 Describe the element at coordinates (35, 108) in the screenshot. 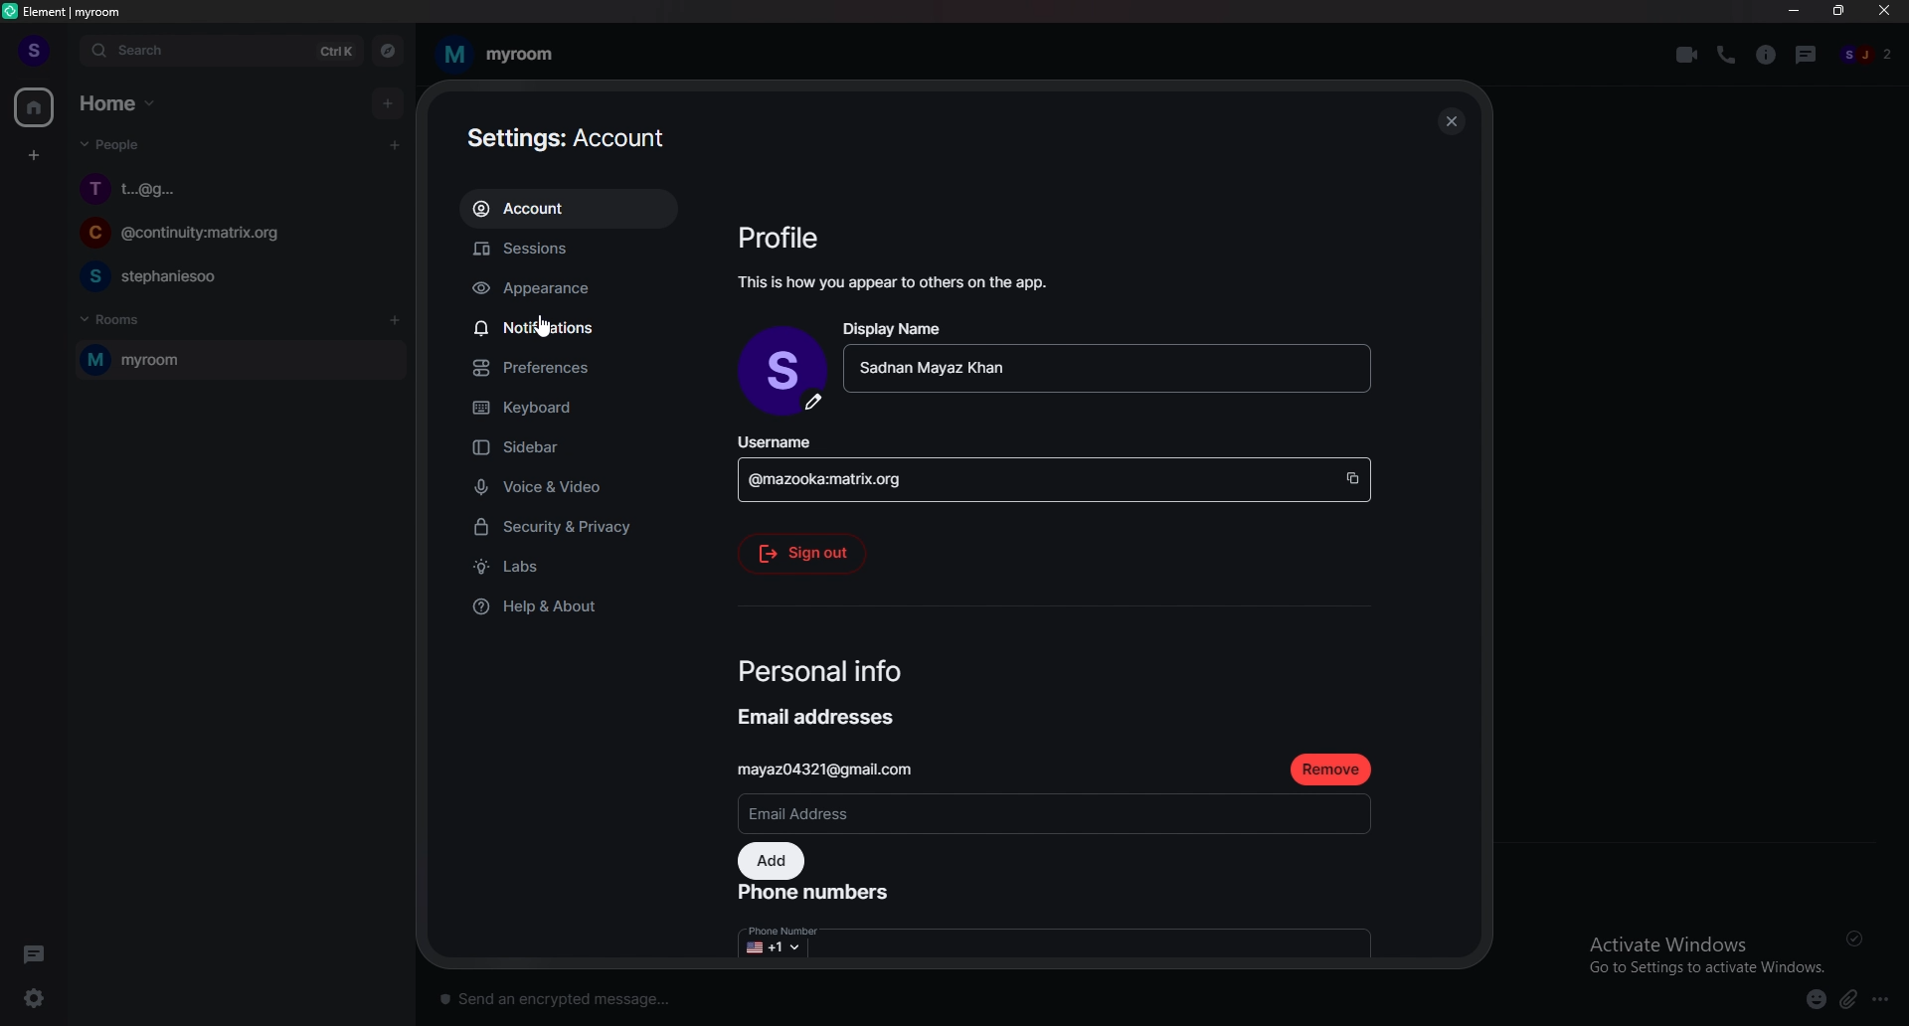

I see `home` at that location.